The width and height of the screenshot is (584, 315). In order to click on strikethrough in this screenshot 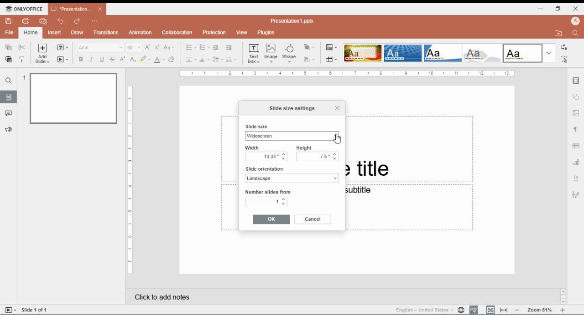, I will do `click(112, 59)`.